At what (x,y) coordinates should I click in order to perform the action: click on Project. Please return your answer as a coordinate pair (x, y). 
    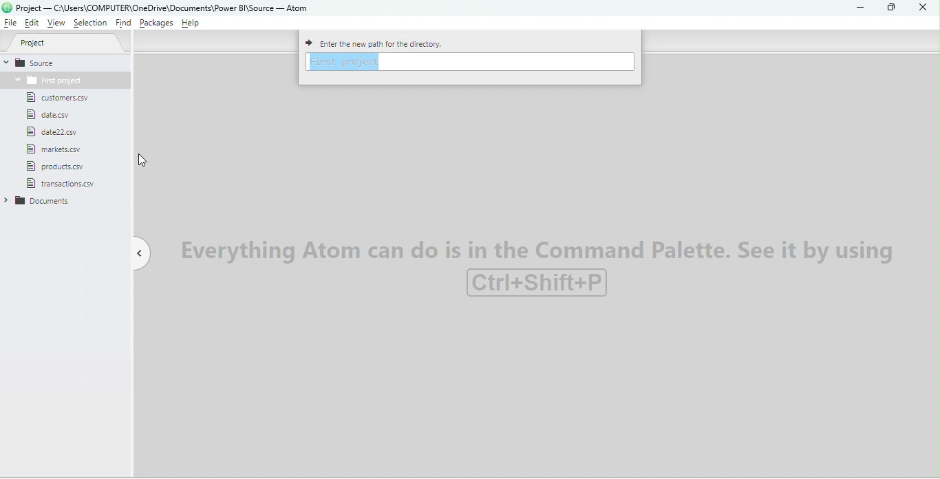
    Looking at the image, I should click on (70, 44).